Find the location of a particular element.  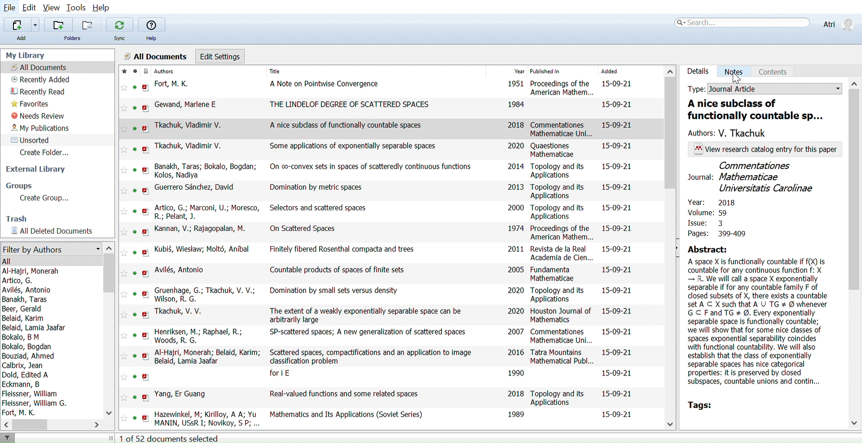

Belaid, Karim is located at coordinates (24, 319).